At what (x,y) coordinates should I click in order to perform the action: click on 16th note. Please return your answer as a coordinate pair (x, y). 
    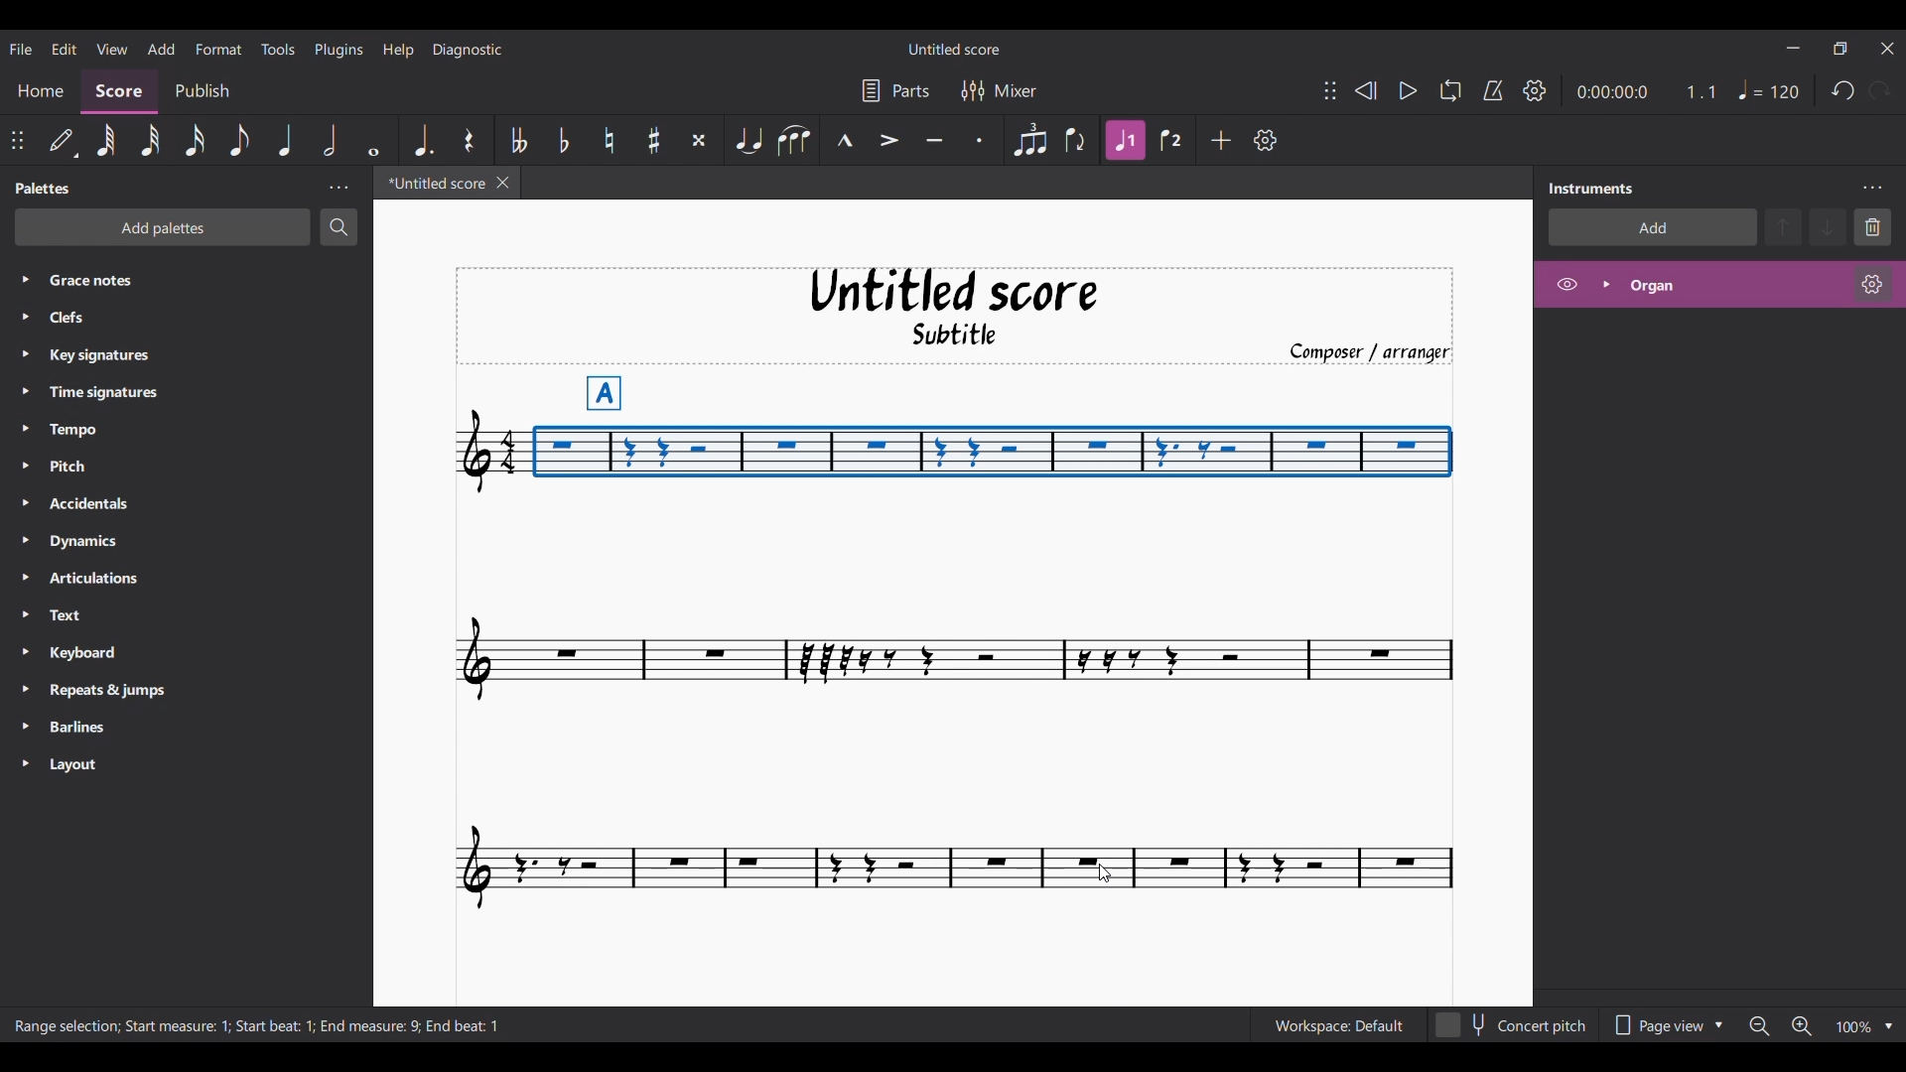
    Looking at the image, I should click on (195, 139).